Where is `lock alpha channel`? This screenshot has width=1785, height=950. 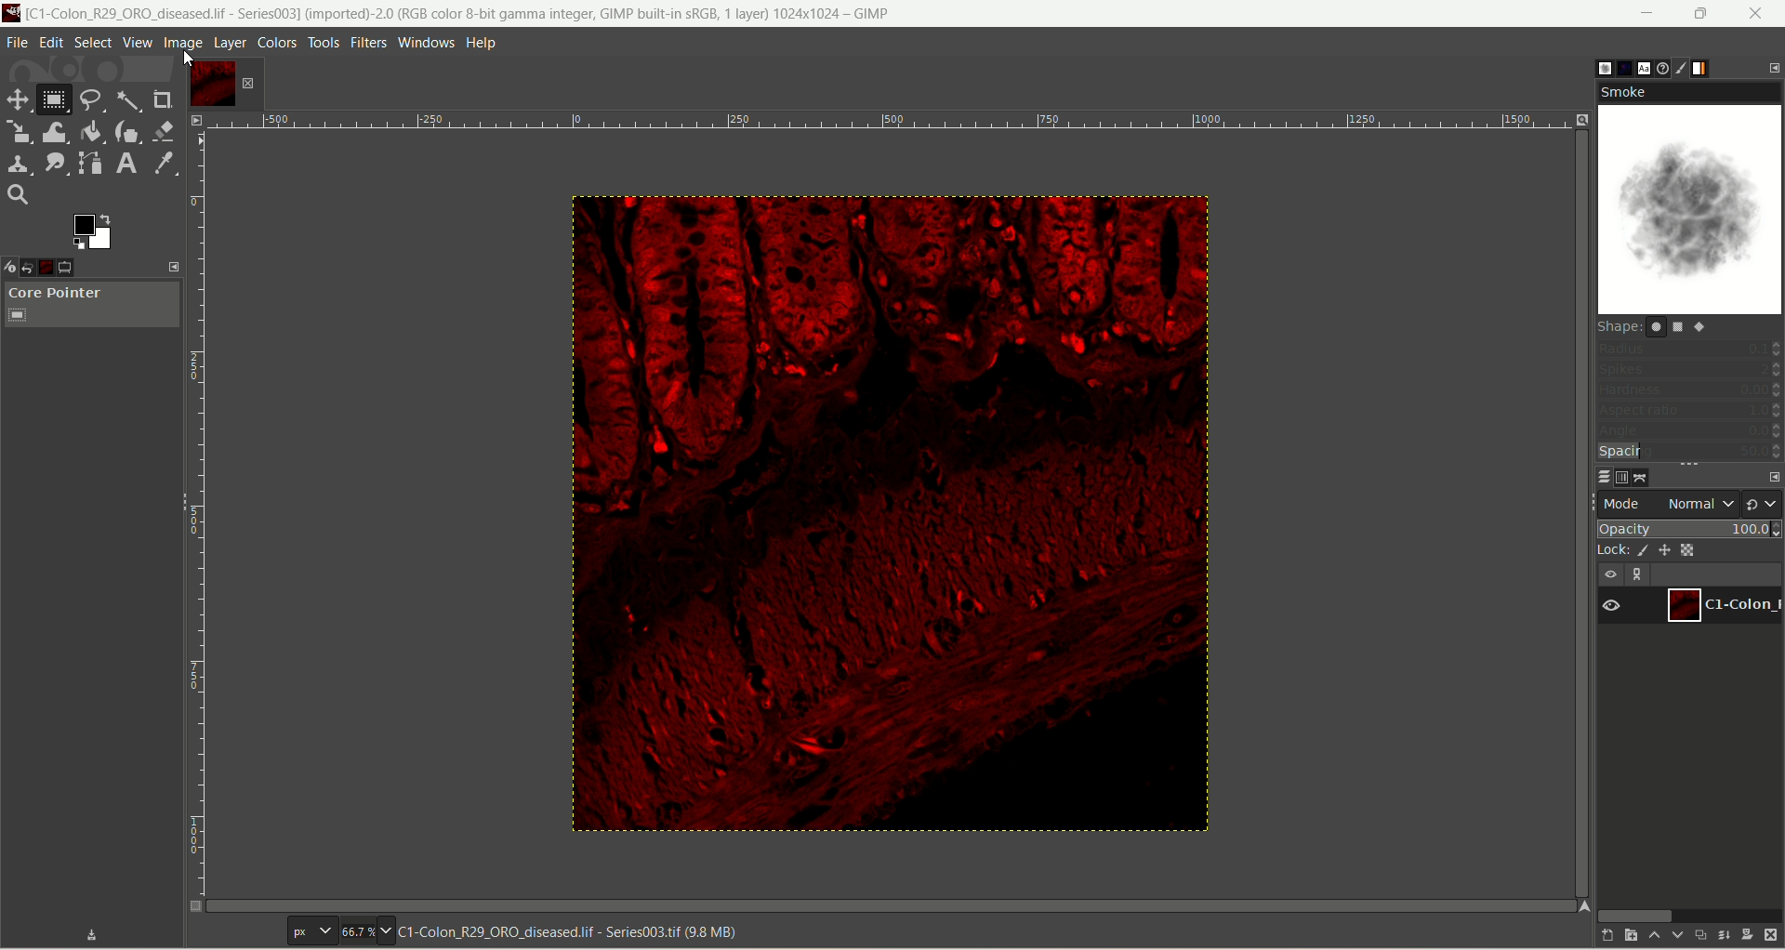
lock alpha channel is located at coordinates (1688, 551).